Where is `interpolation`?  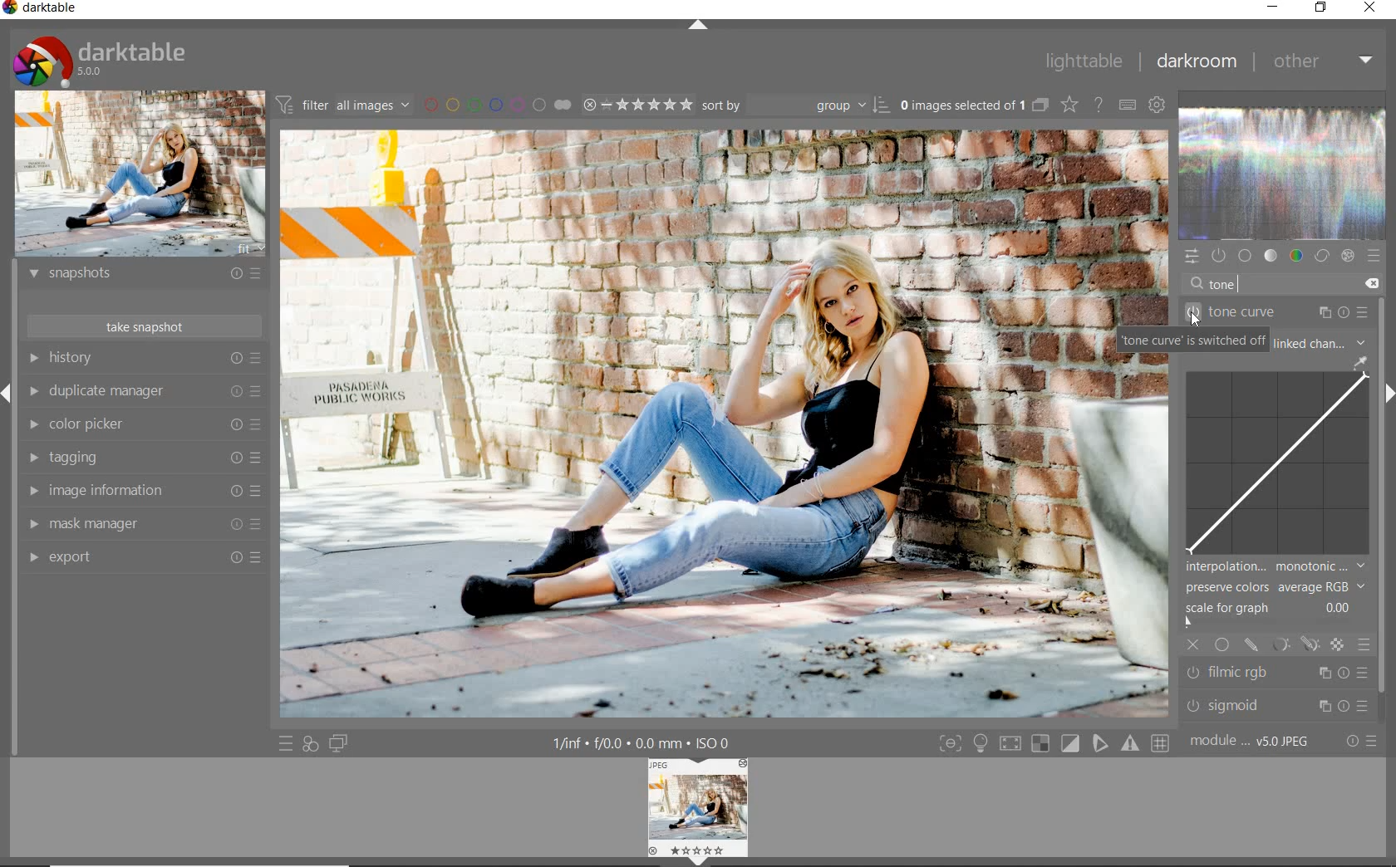
interpolation is located at coordinates (1277, 566).